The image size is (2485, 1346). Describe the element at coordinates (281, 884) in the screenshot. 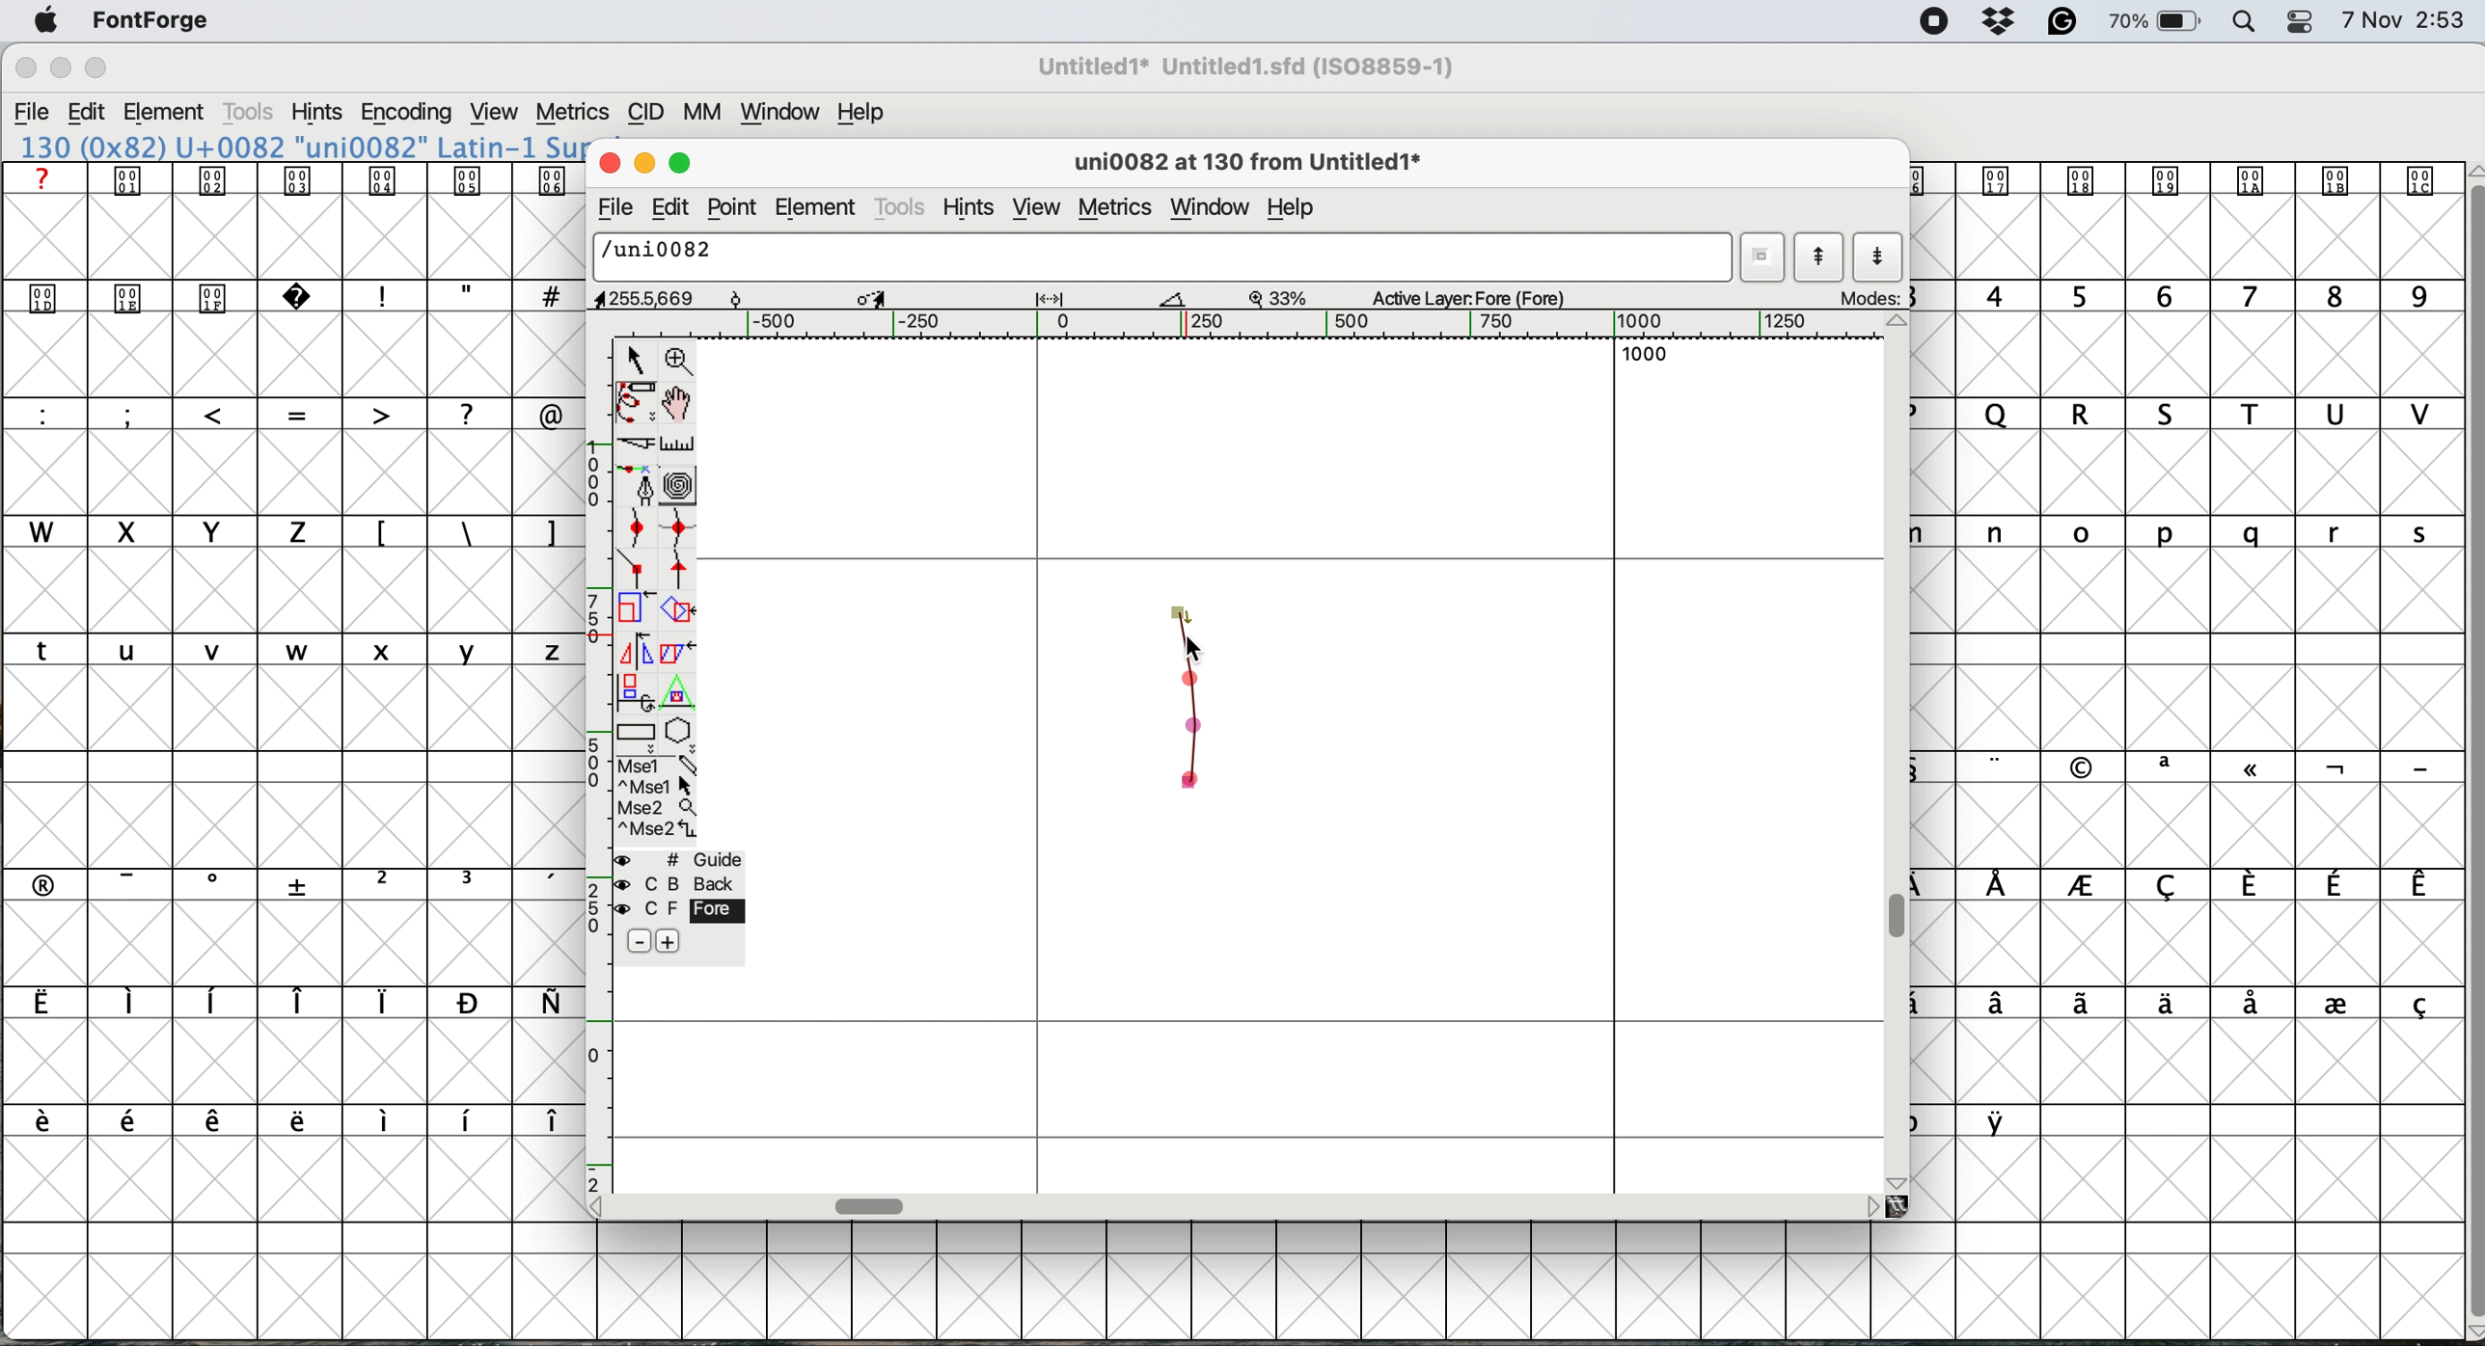

I see `special characters` at that location.